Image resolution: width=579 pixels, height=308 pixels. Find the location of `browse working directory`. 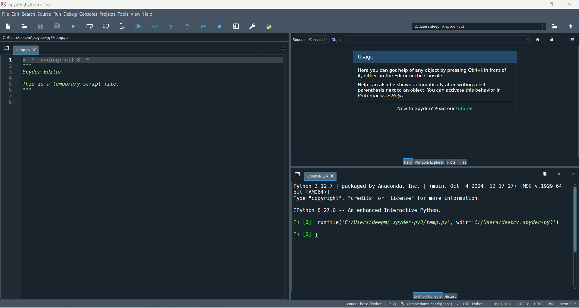

browse working directory is located at coordinates (556, 27).